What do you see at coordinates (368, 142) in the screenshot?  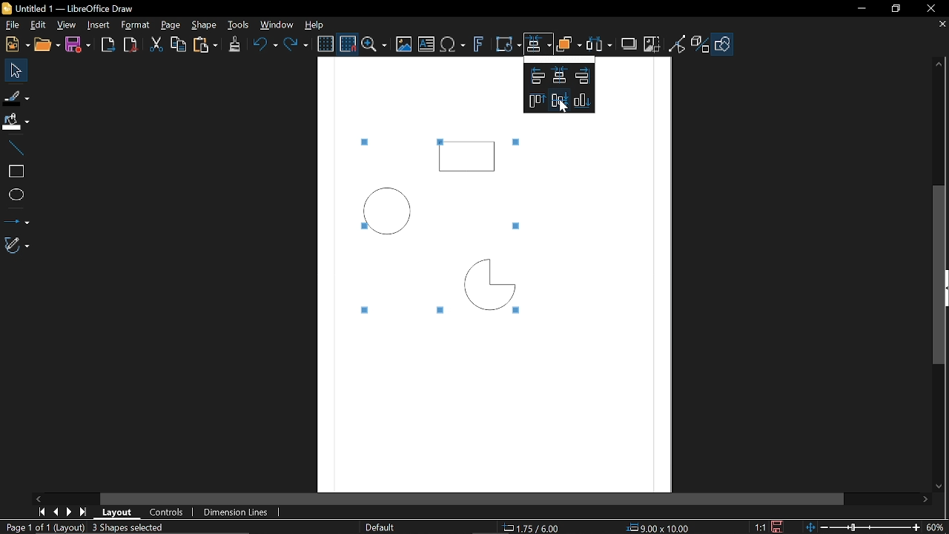 I see `Tiny square marked around the selected objects` at bounding box center [368, 142].